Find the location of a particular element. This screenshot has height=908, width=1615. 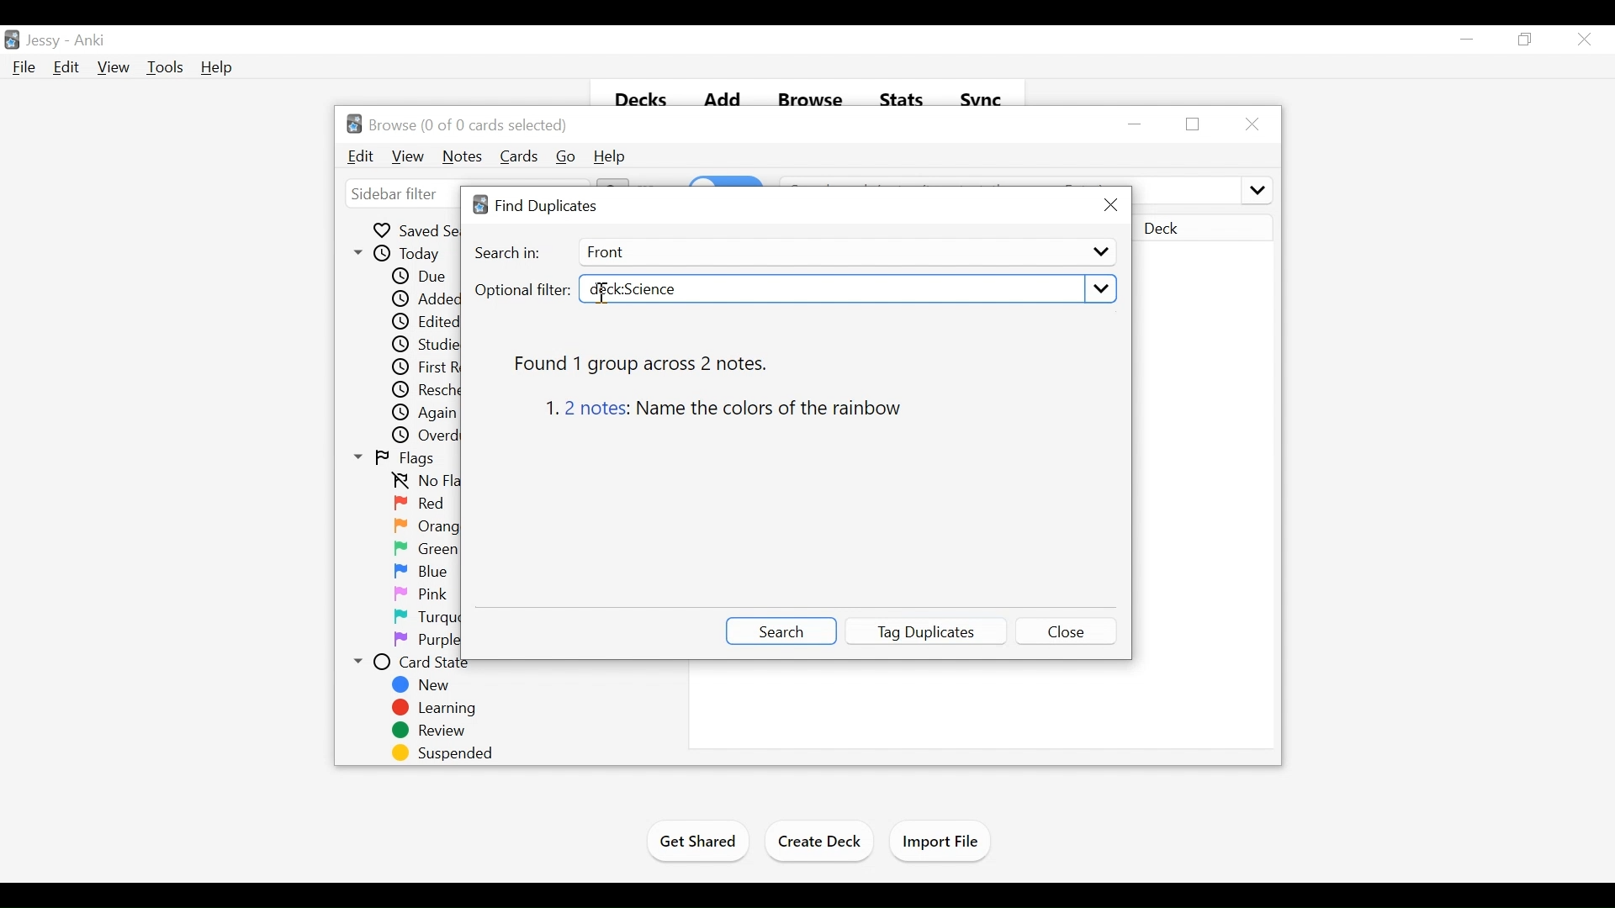

Turquoise is located at coordinates (447, 618).